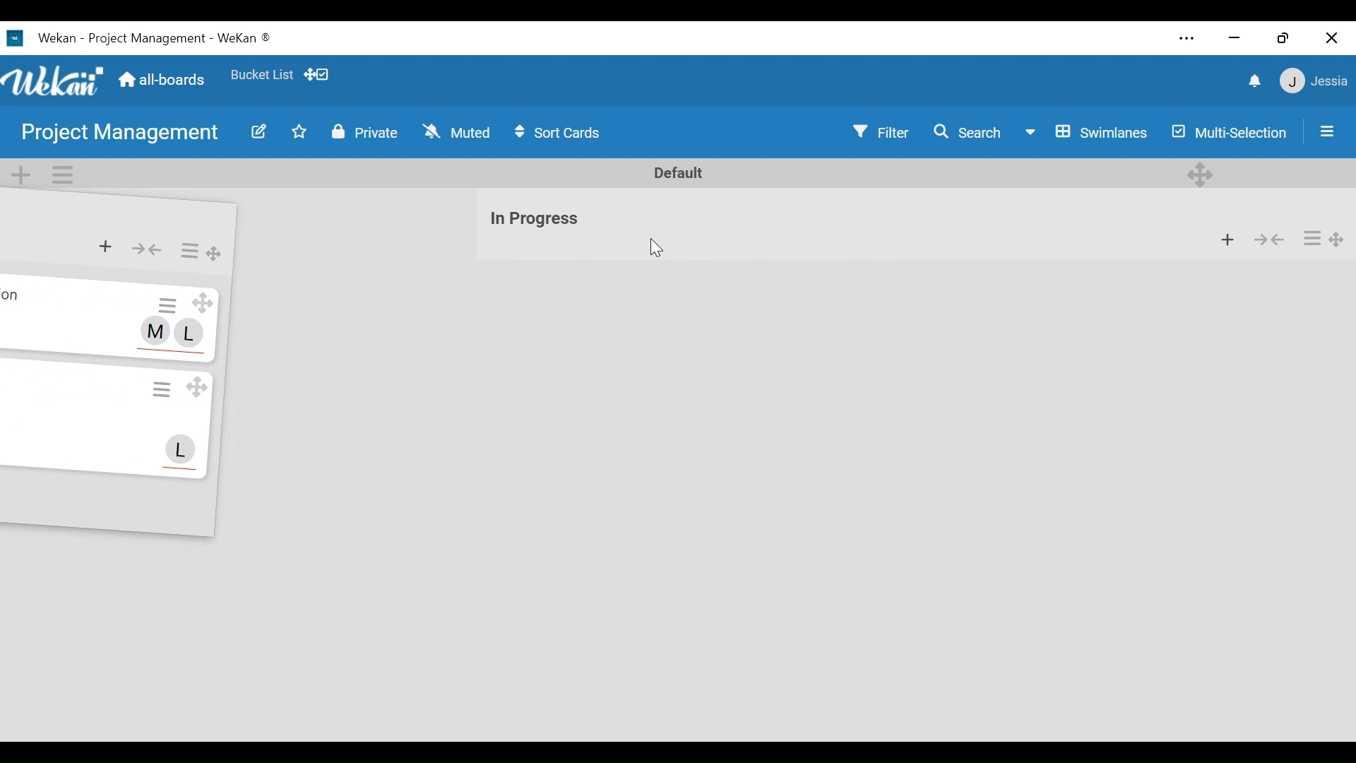 This screenshot has width=1356, height=763. What do you see at coordinates (316, 75) in the screenshot?
I see `Show Desktop drag handles` at bounding box center [316, 75].